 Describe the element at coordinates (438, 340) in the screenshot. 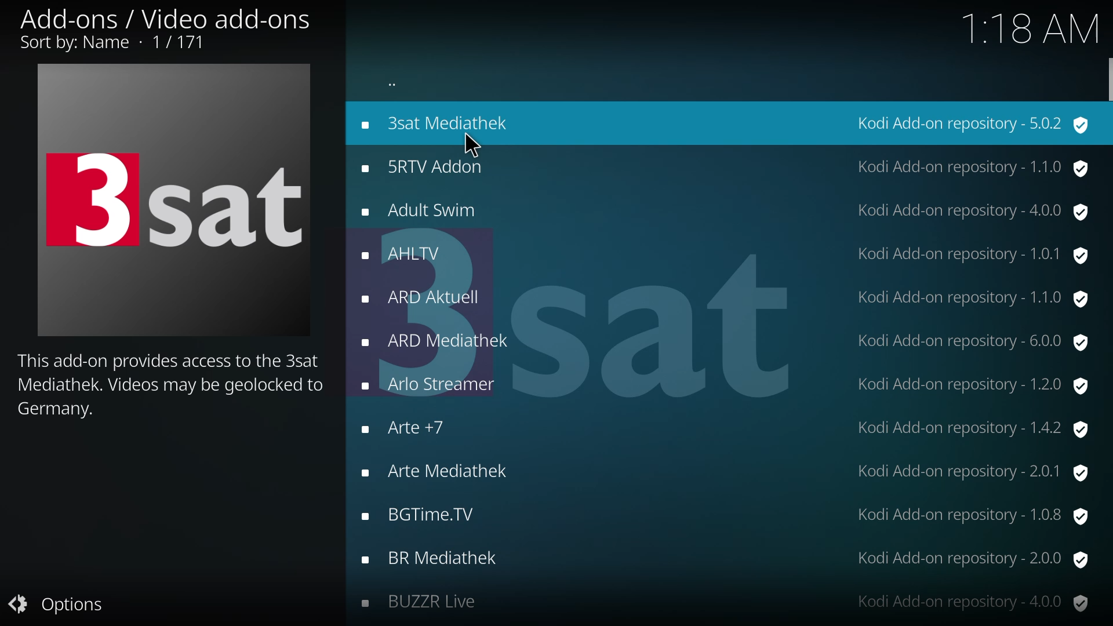

I see `add-ons` at that location.